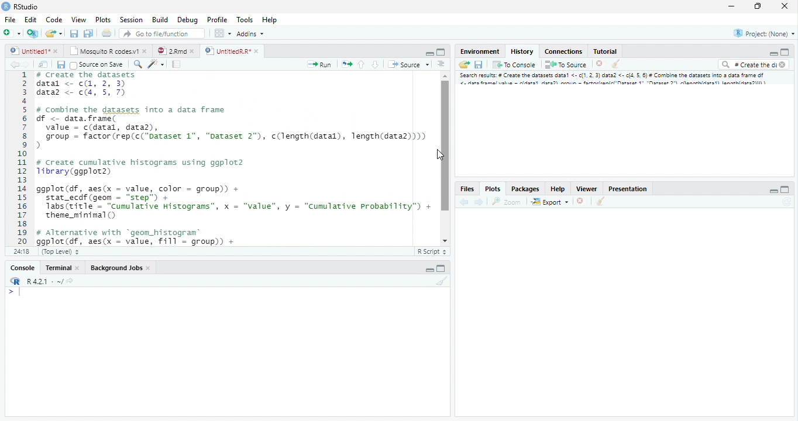 This screenshot has height=421, width=798. What do you see at coordinates (375, 65) in the screenshot?
I see `Go to the next section/chunk` at bounding box center [375, 65].